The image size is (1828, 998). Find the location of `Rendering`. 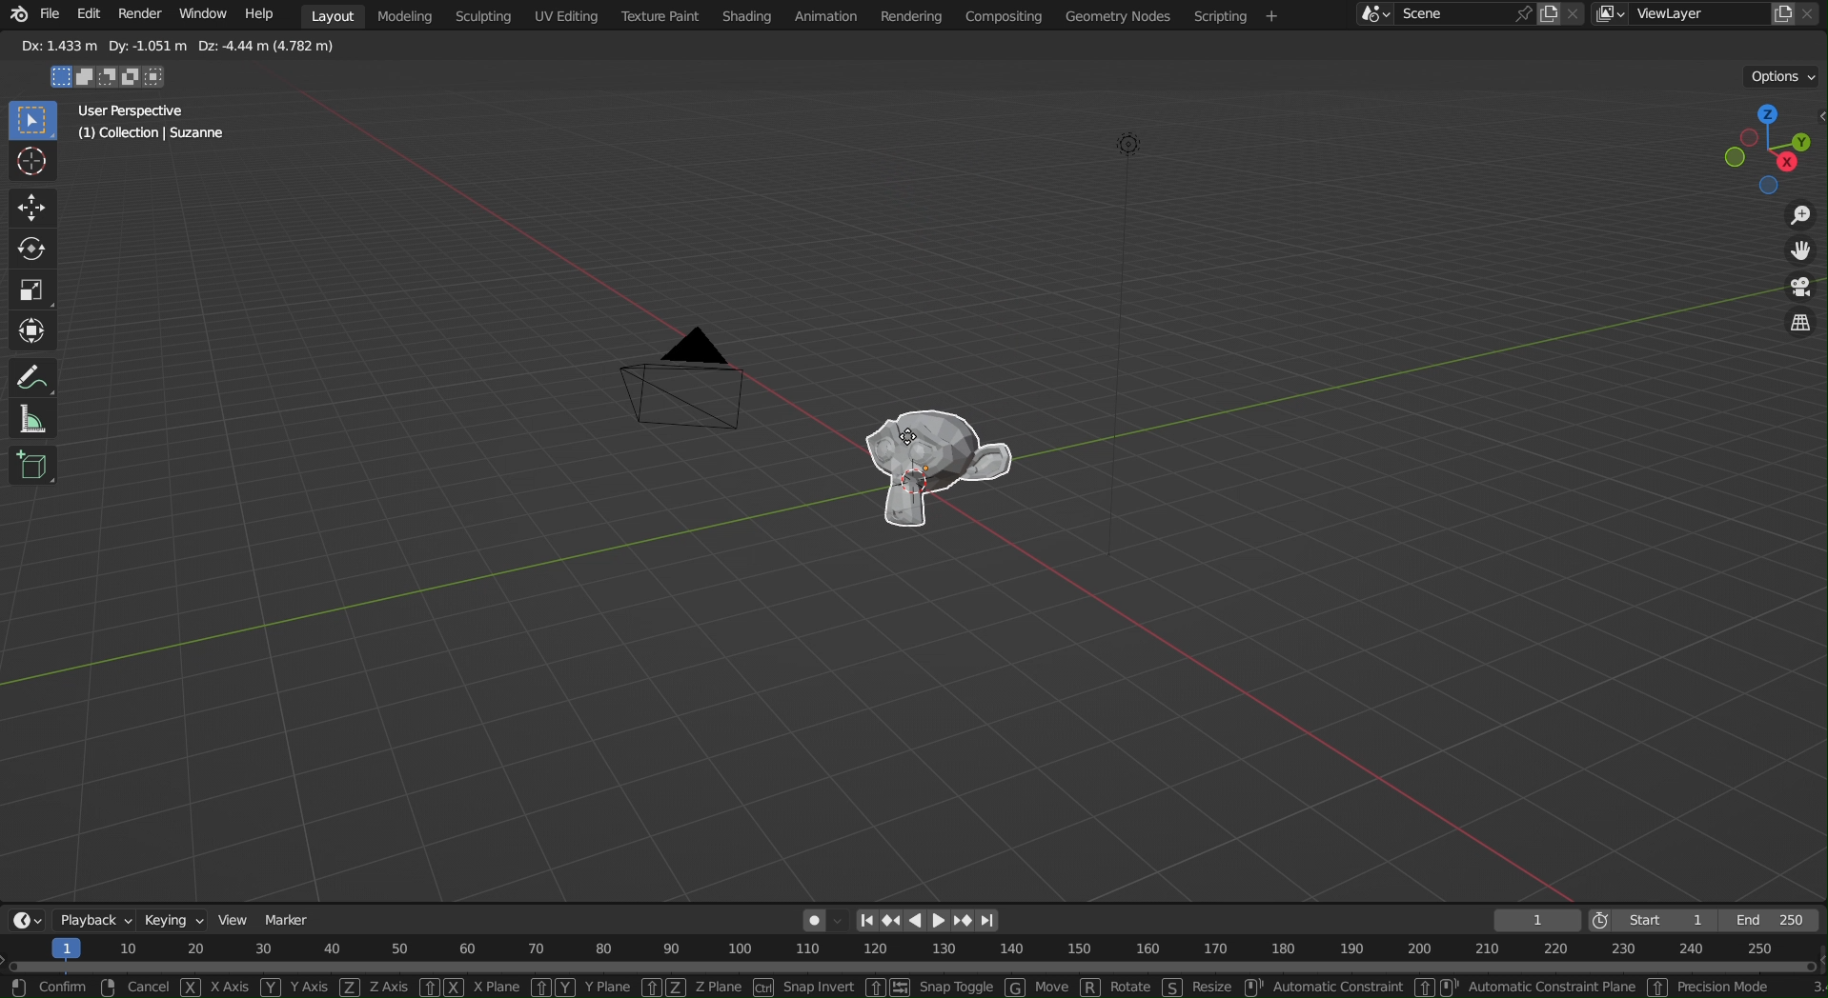

Rendering is located at coordinates (910, 15).